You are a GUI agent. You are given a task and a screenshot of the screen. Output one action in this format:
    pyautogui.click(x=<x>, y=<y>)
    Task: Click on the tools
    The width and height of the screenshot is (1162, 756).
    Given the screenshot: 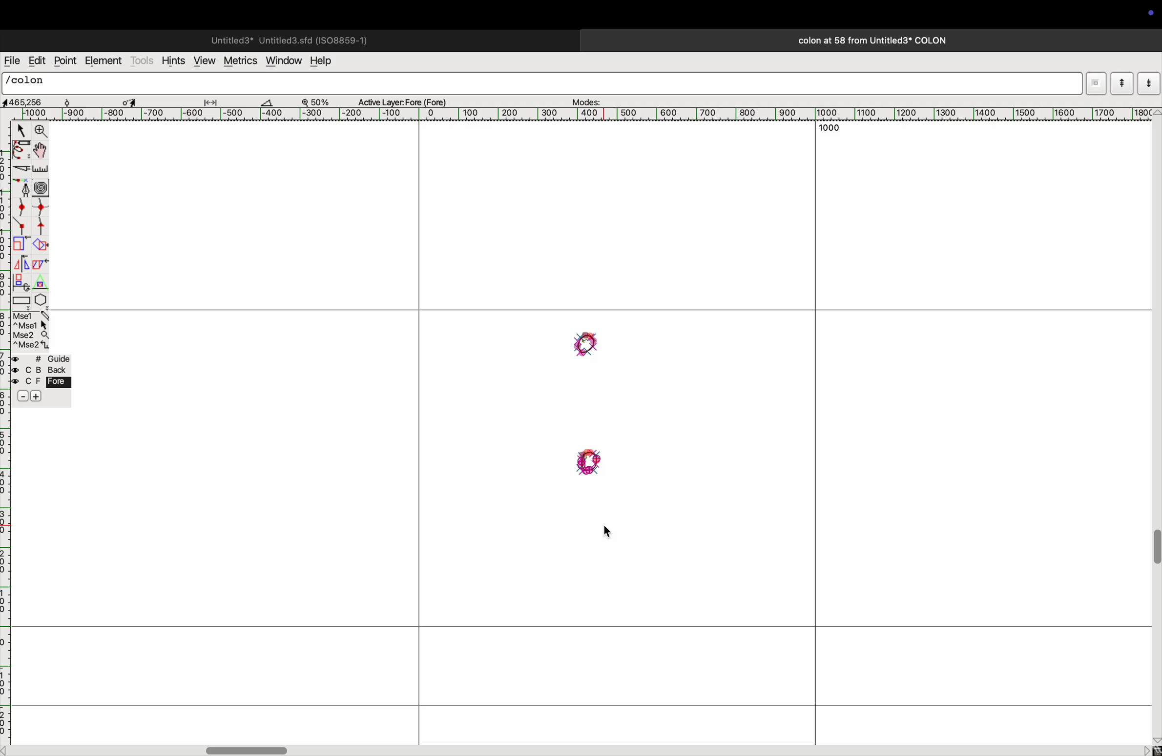 What is the action you would take?
    pyautogui.click(x=143, y=60)
    